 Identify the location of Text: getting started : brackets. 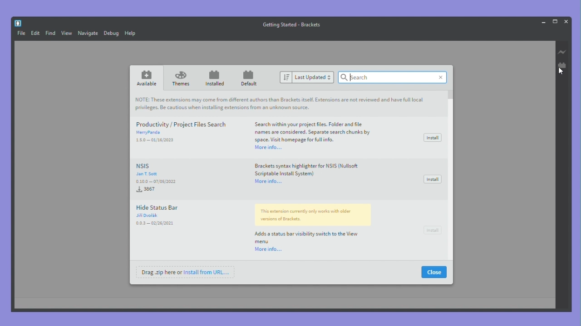
(292, 24).